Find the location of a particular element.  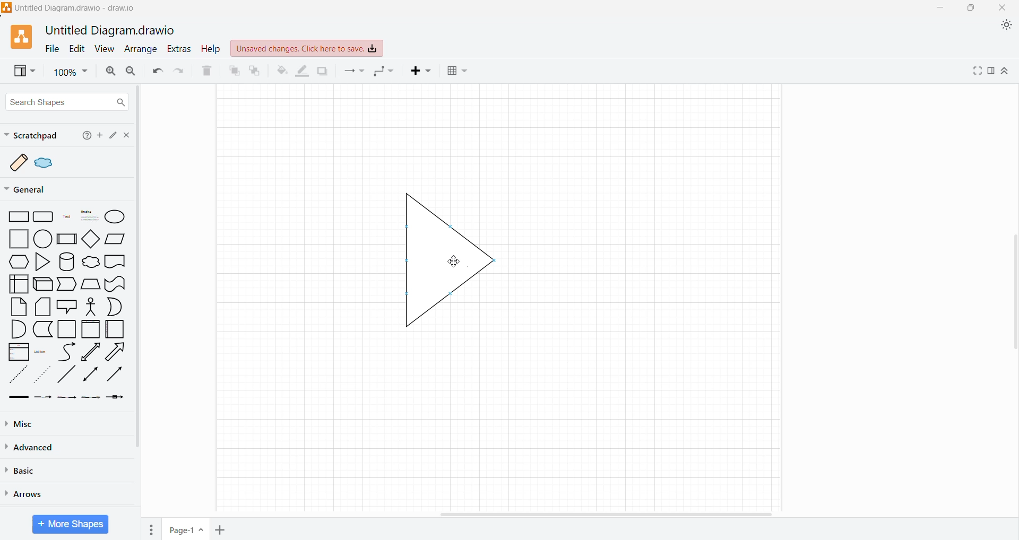

Shapes is located at coordinates (67, 308).